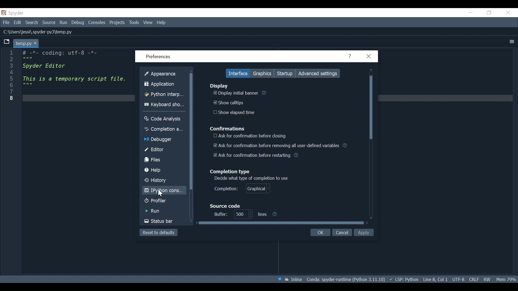 The image size is (518, 291). Describe the element at coordinates (281, 145) in the screenshot. I see `Ask for confirmations before removing any variables` at that location.